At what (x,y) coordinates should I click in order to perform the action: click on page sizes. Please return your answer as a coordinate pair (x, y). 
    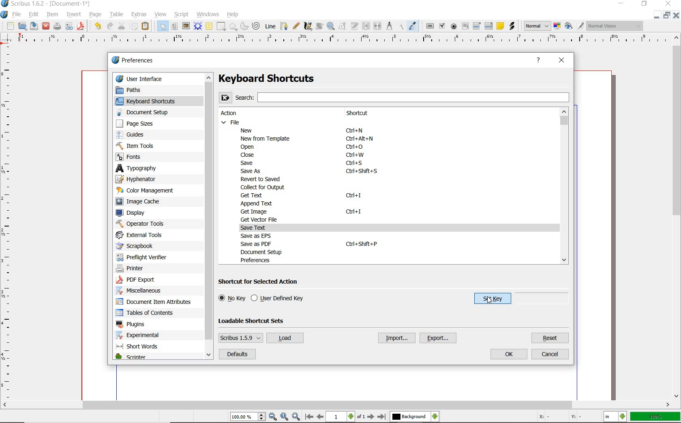
    Looking at the image, I should click on (141, 124).